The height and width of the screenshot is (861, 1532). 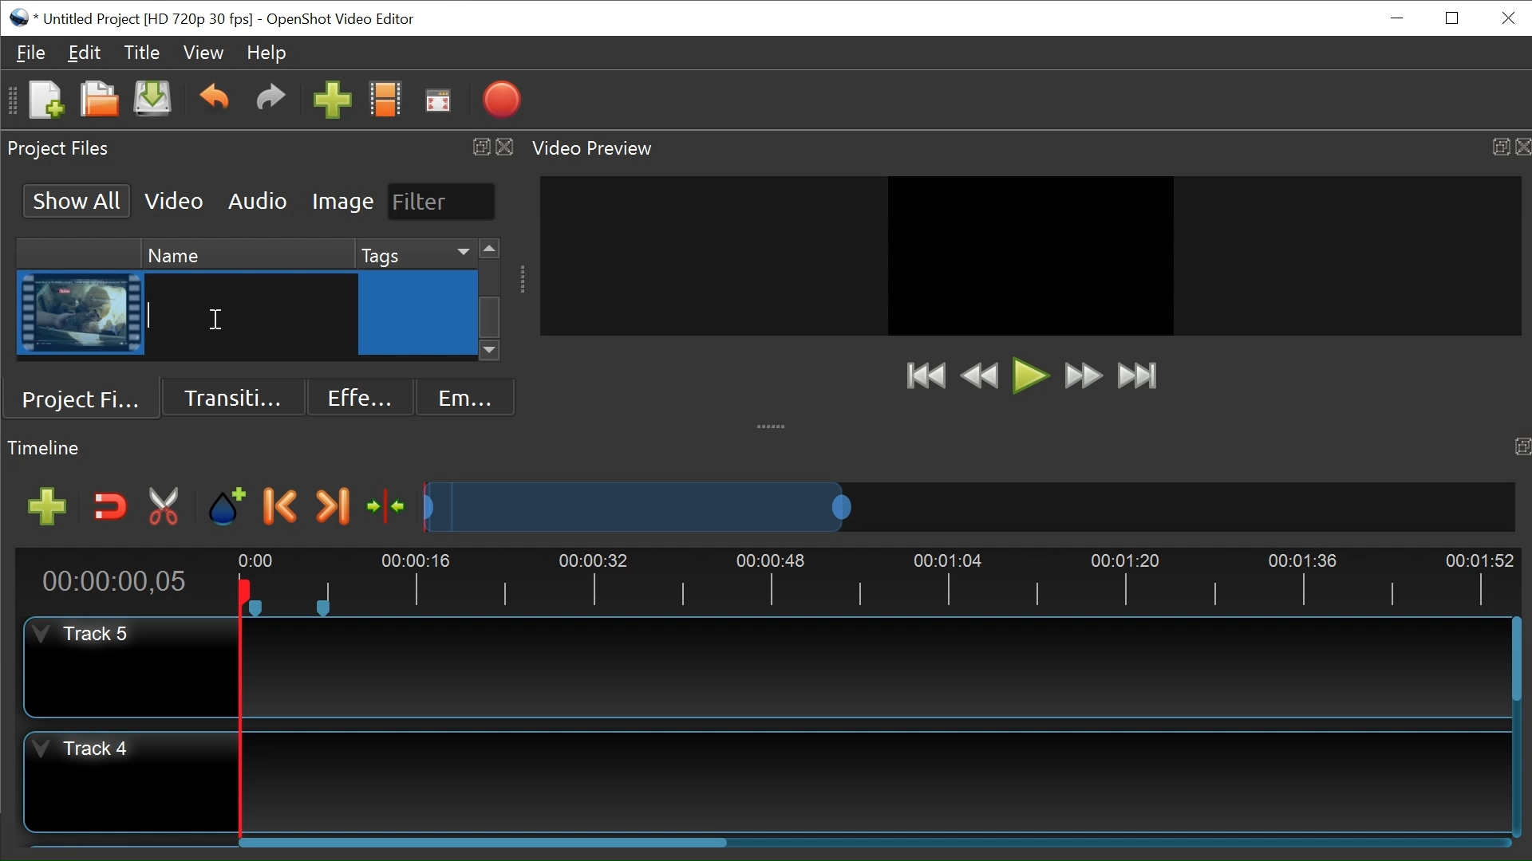 What do you see at coordinates (78, 752) in the screenshot?
I see `Track Header` at bounding box center [78, 752].